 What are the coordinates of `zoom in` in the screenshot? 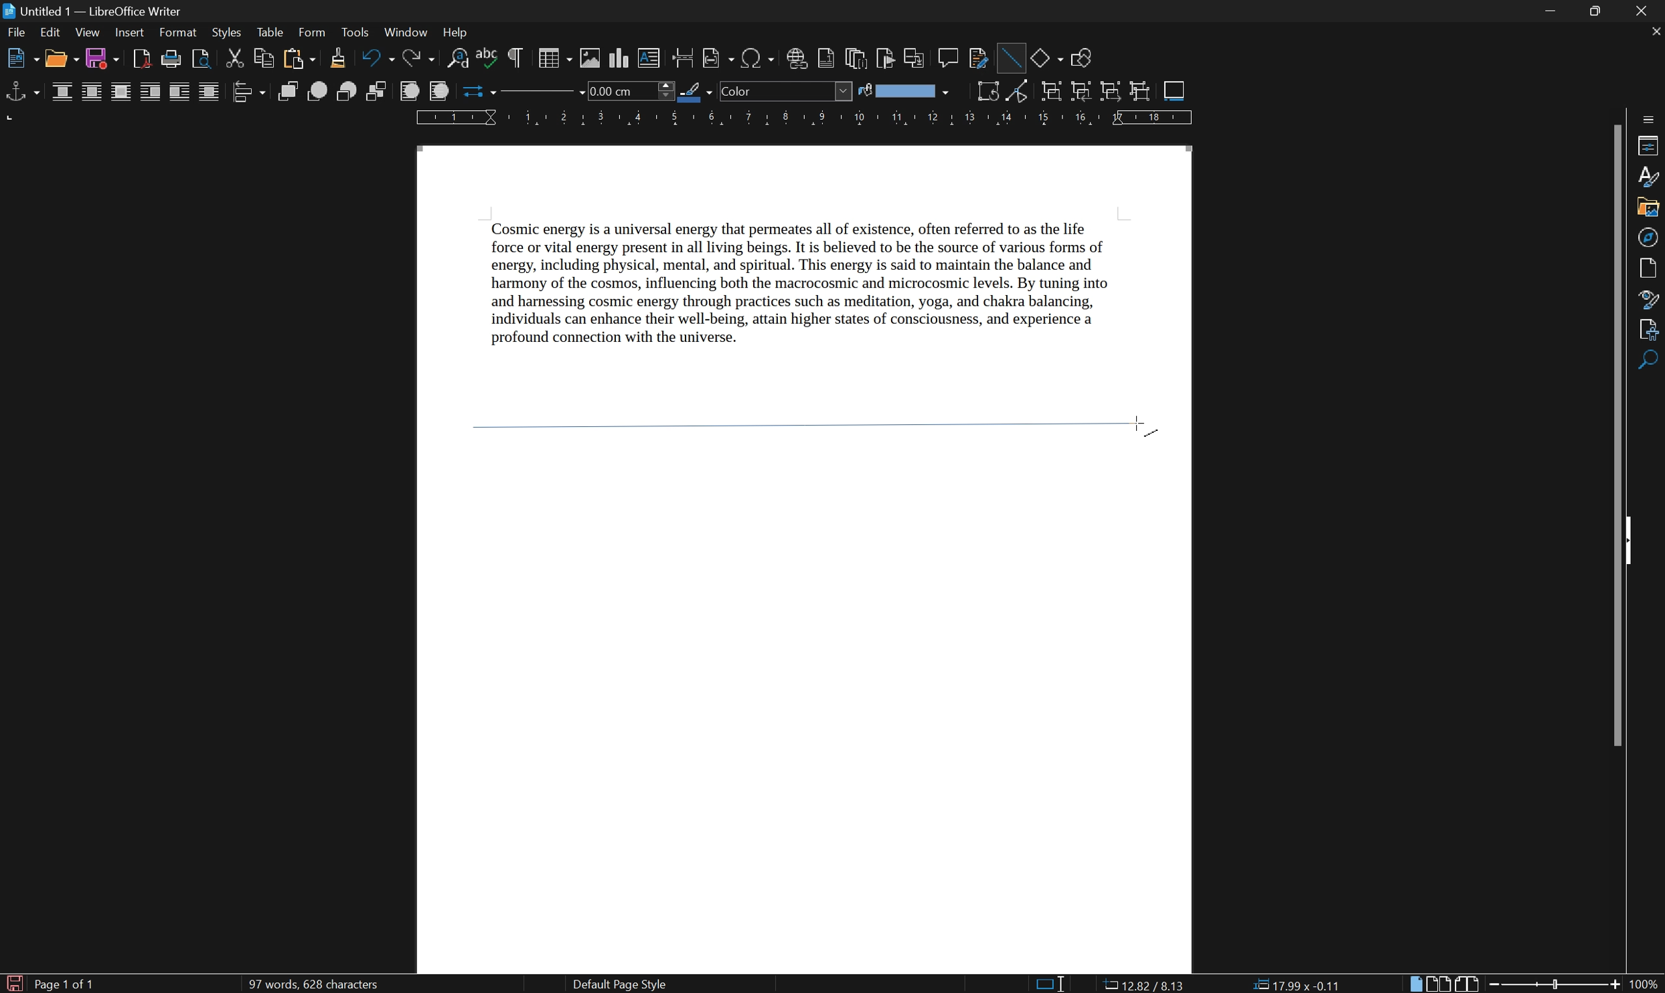 It's located at (1613, 985).